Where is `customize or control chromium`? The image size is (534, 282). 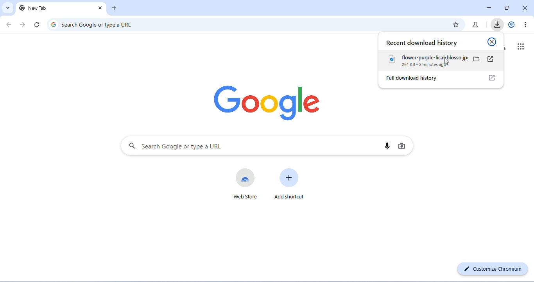 customize or control chromium is located at coordinates (525, 24).